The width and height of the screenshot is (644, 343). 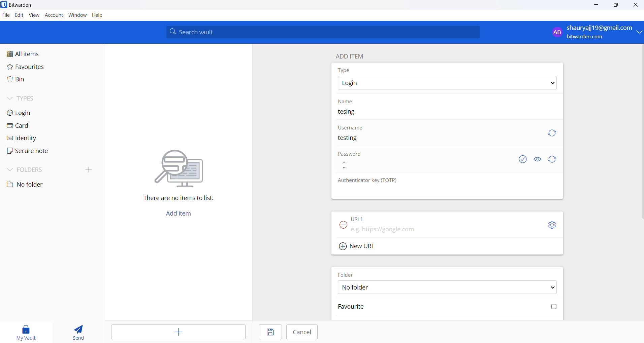 What do you see at coordinates (445, 227) in the screenshot?
I see `URL input box` at bounding box center [445, 227].